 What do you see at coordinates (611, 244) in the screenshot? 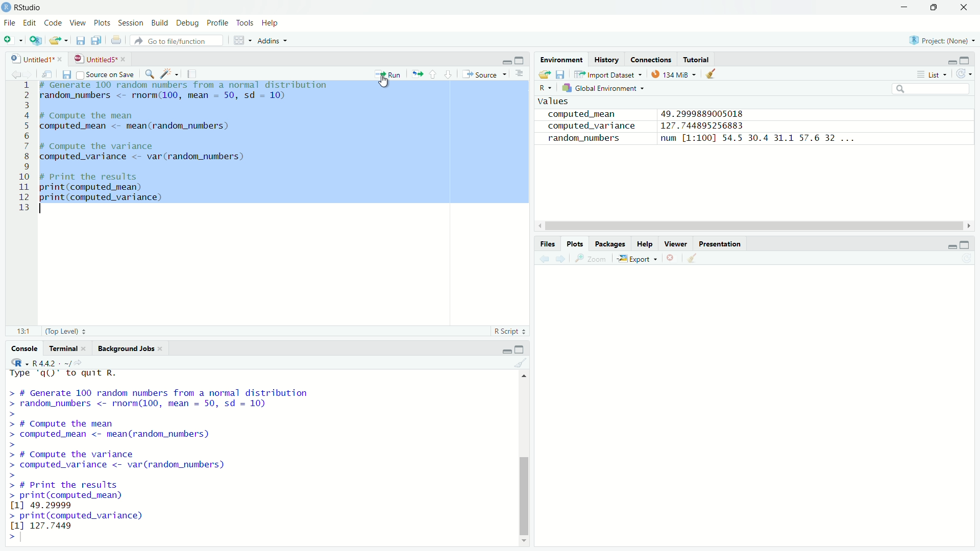
I see `packages` at bounding box center [611, 244].